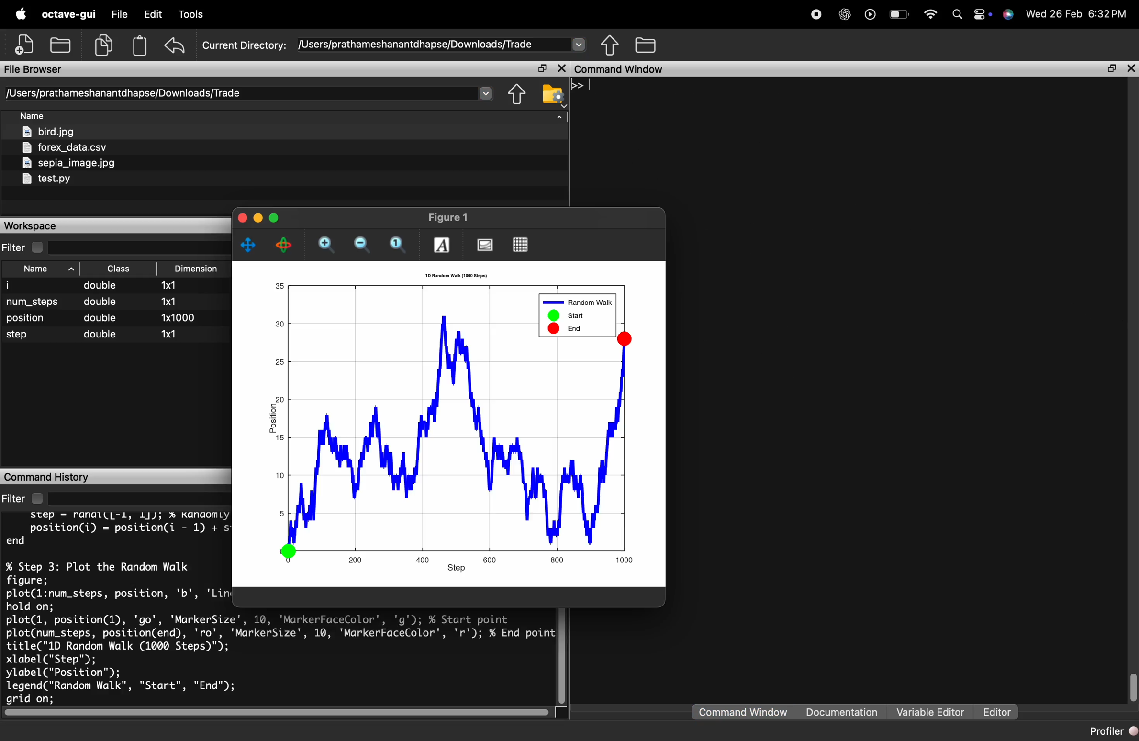 The width and height of the screenshot is (1139, 741). I want to click on wifi, so click(931, 14).